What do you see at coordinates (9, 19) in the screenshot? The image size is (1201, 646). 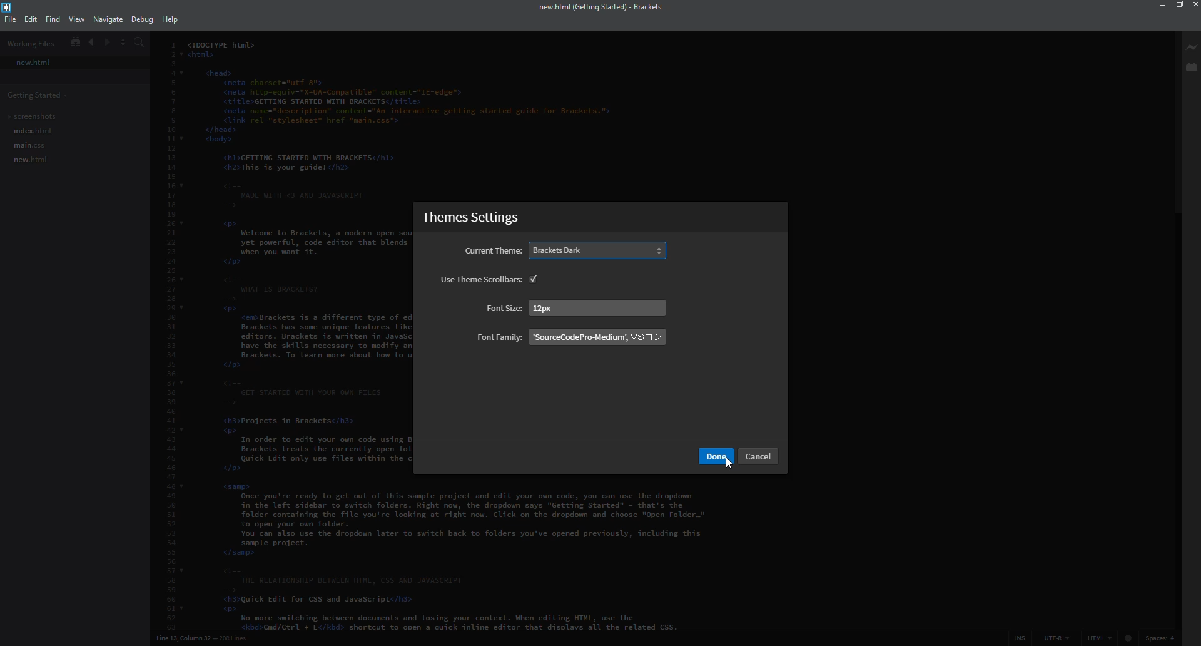 I see `file` at bounding box center [9, 19].